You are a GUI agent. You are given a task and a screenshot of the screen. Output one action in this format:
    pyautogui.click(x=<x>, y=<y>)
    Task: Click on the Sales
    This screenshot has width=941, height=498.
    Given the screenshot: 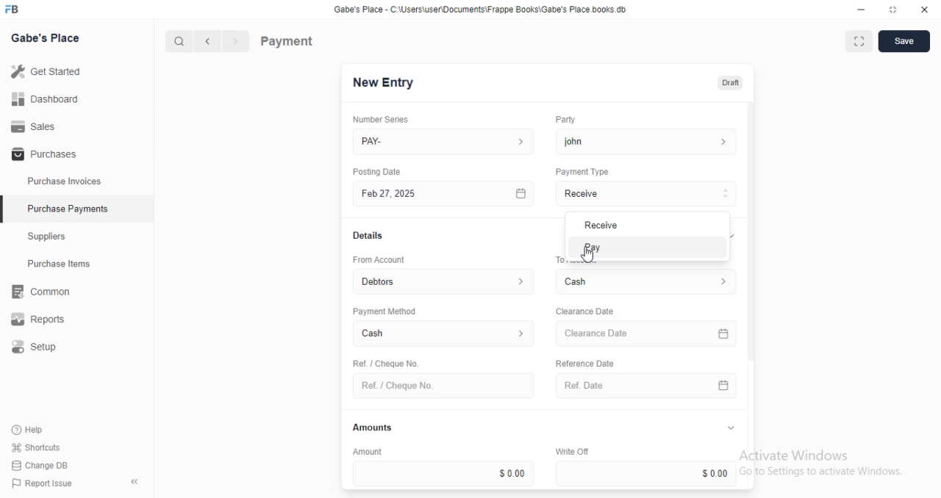 What is the action you would take?
    pyautogui.click(x=33, y=126)
    